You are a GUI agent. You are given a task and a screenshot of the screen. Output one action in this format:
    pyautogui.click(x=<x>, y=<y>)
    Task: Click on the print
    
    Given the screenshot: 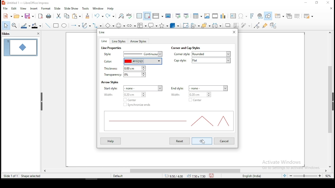 What is the action you would take?
    pyautogui.click(x=49, y=16)
    